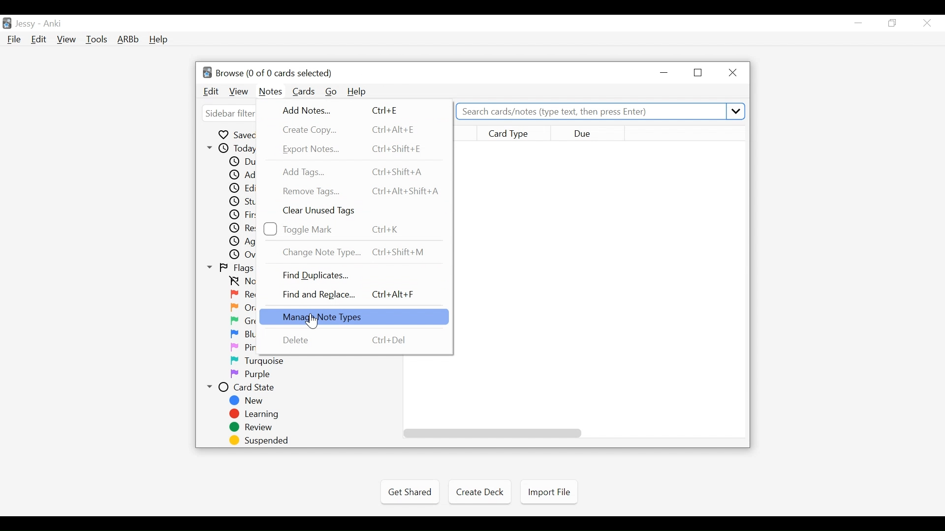 This screenshot has height=531, width=945. Describe the element at coordinates (270, 92) in the screenshot. I see `Note` at that location.